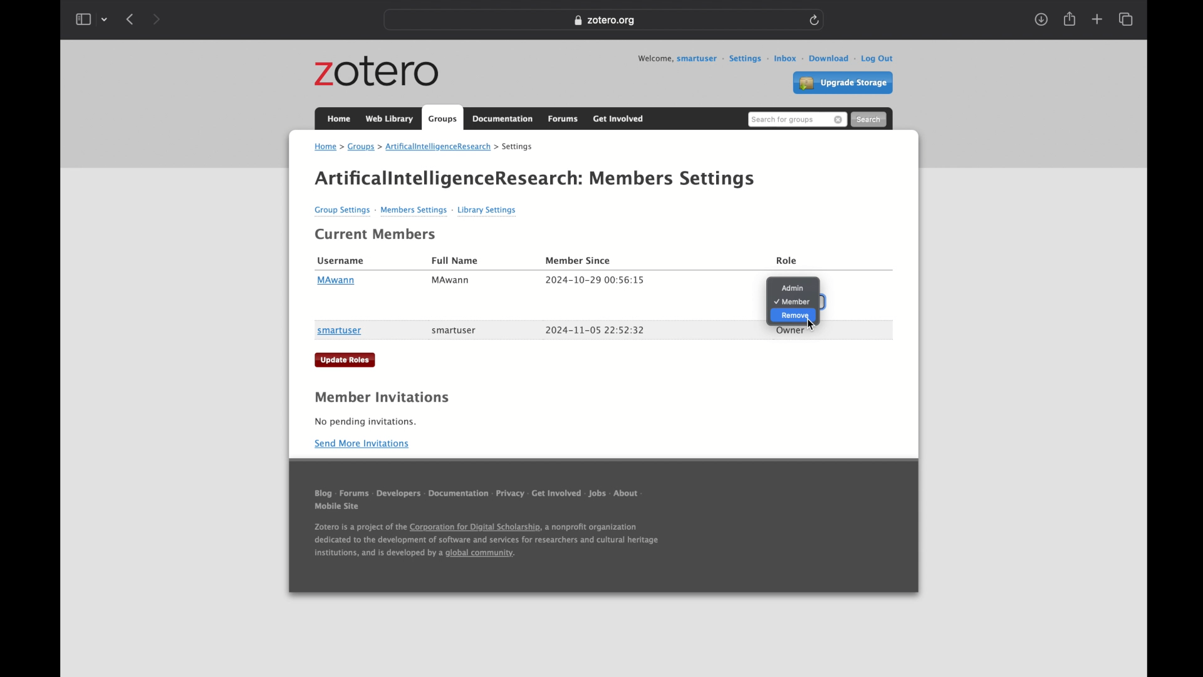  Describe the element at coordinates (447, 179) in the screenshot. I see `` at that location.